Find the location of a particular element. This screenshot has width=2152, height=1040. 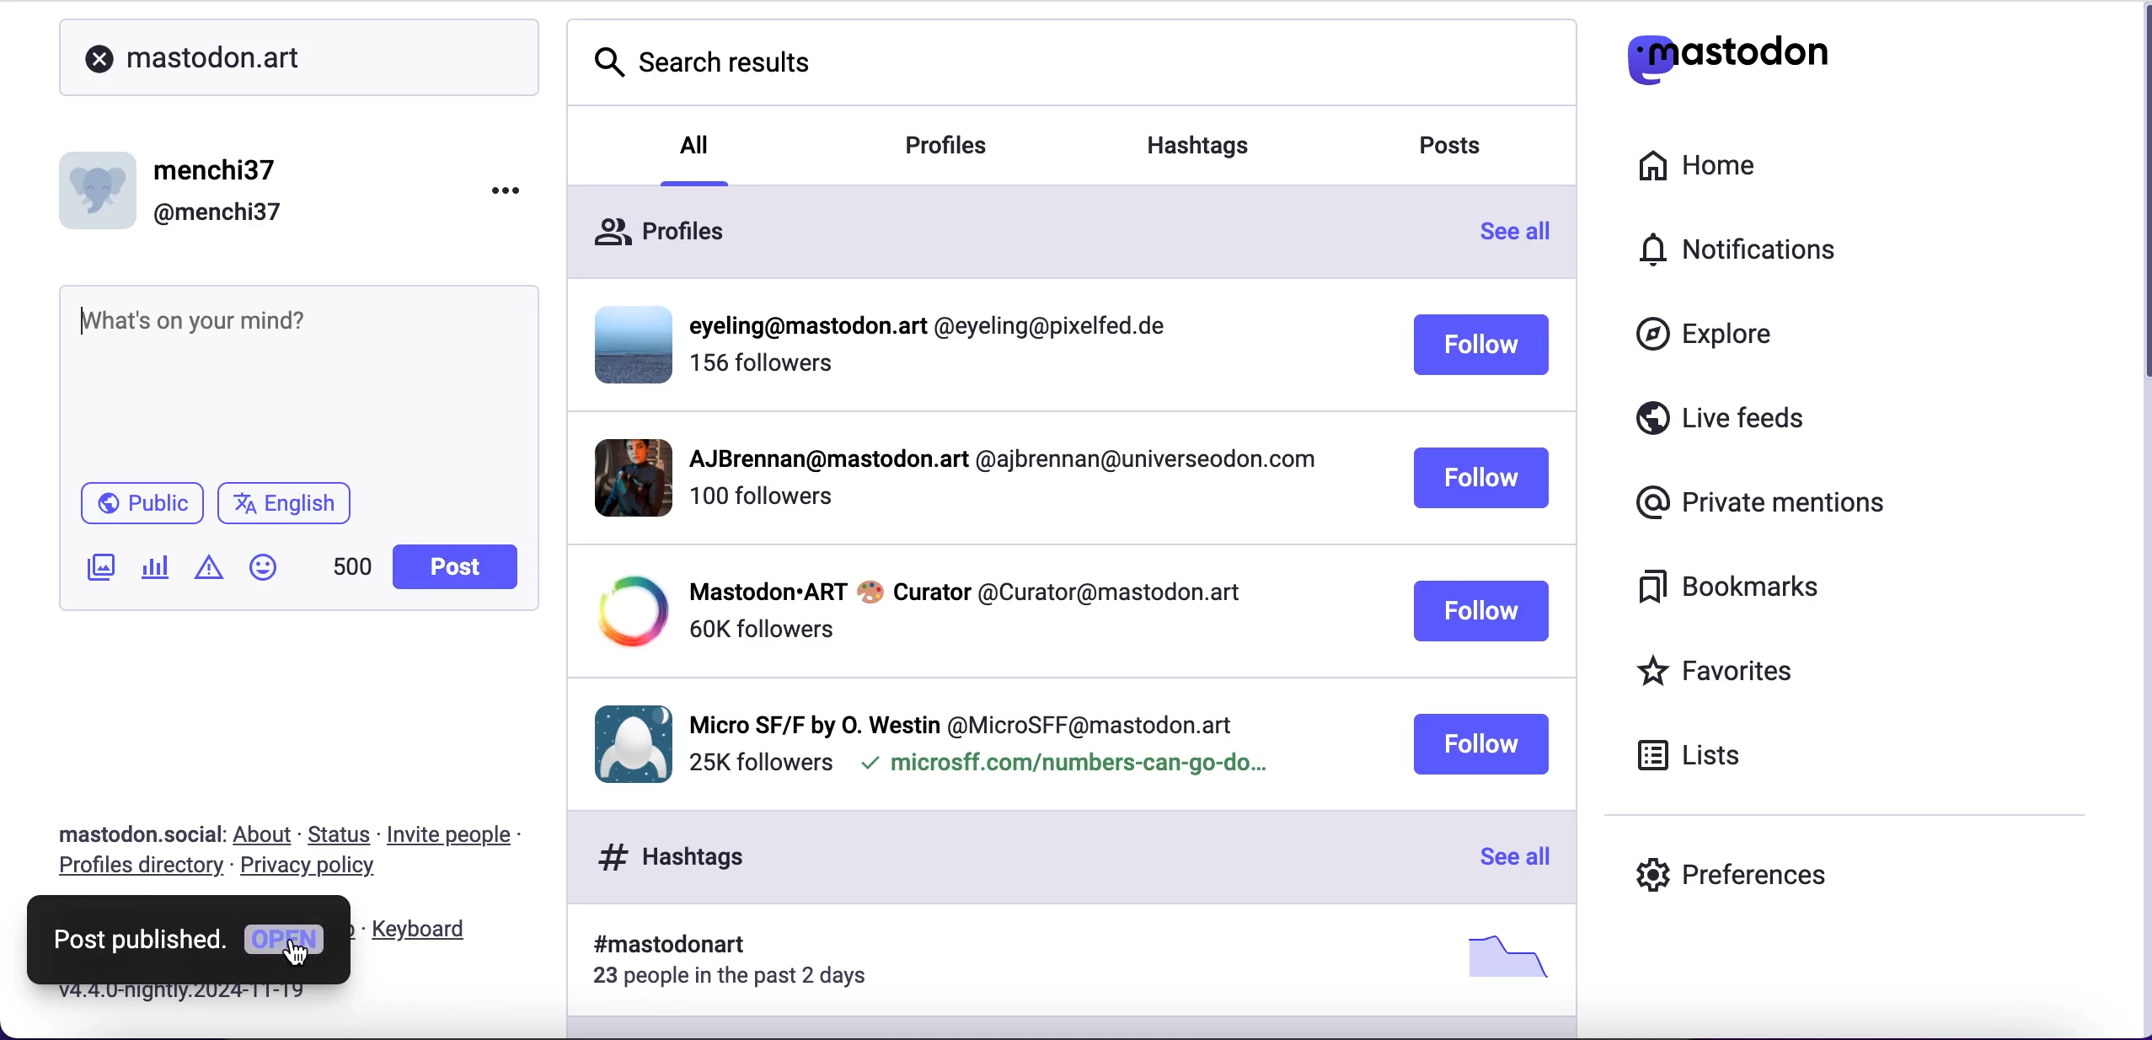

status is located at coordinates (337, 834).